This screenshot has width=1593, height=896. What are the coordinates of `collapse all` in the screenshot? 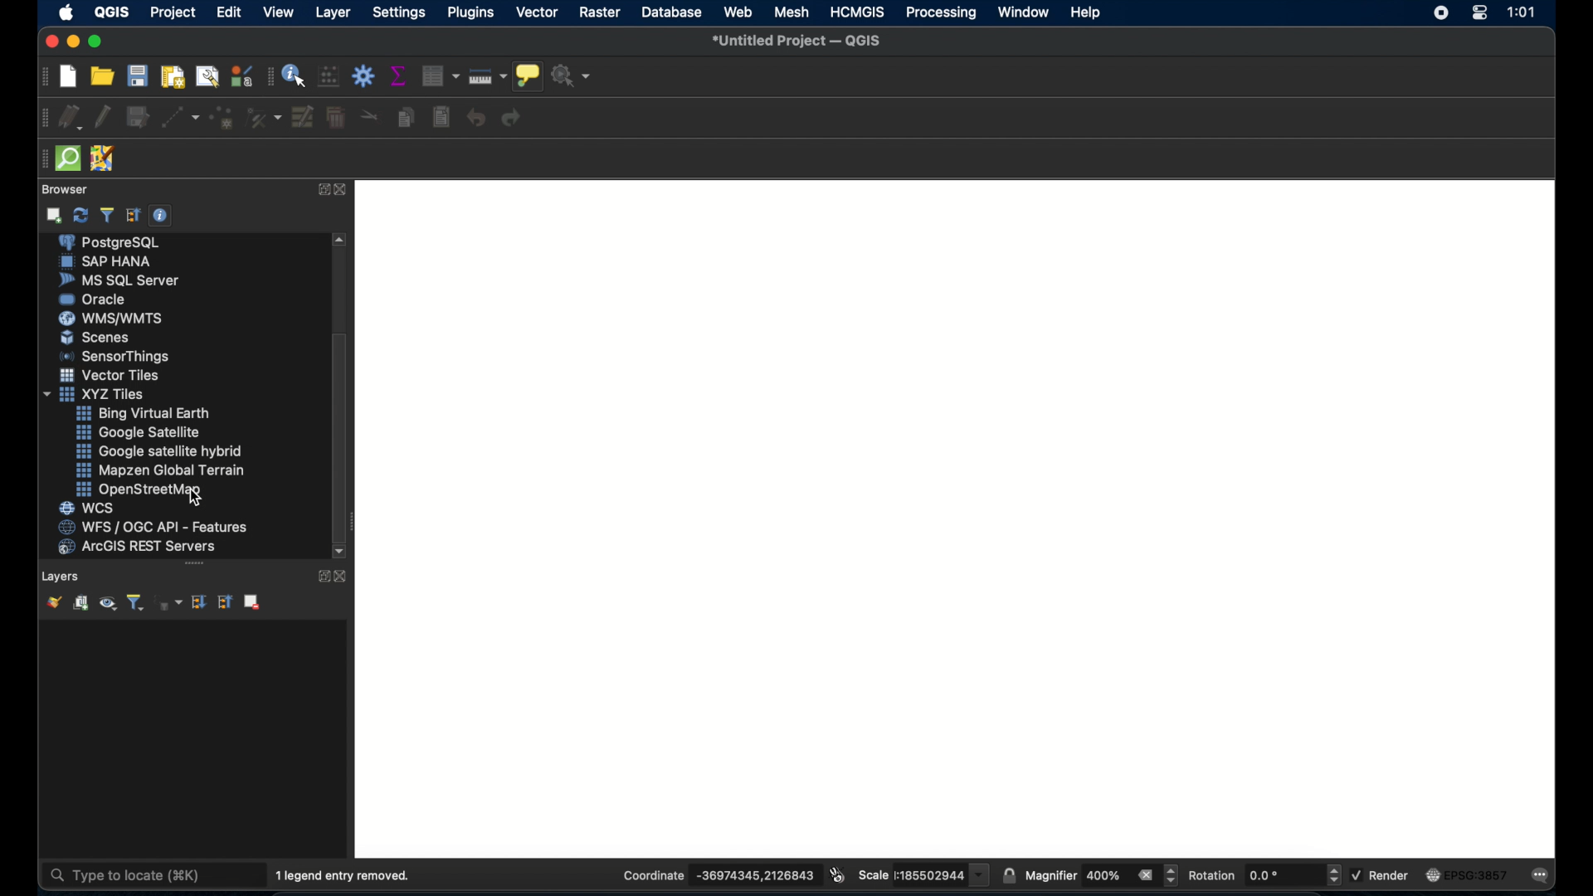 It's located at (224, 602).